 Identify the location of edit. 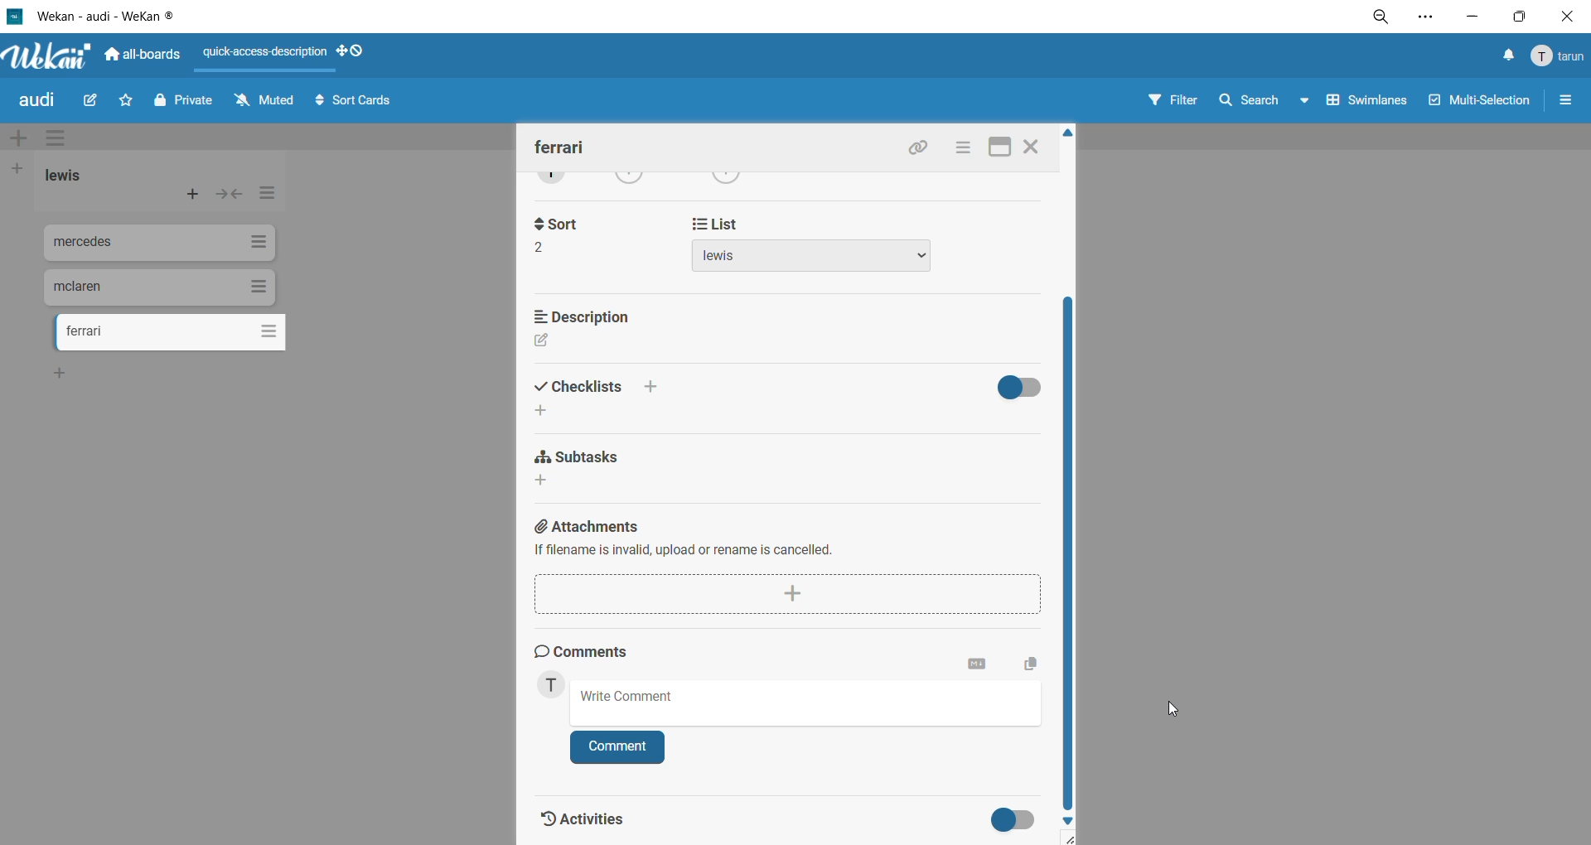
(98, 101).